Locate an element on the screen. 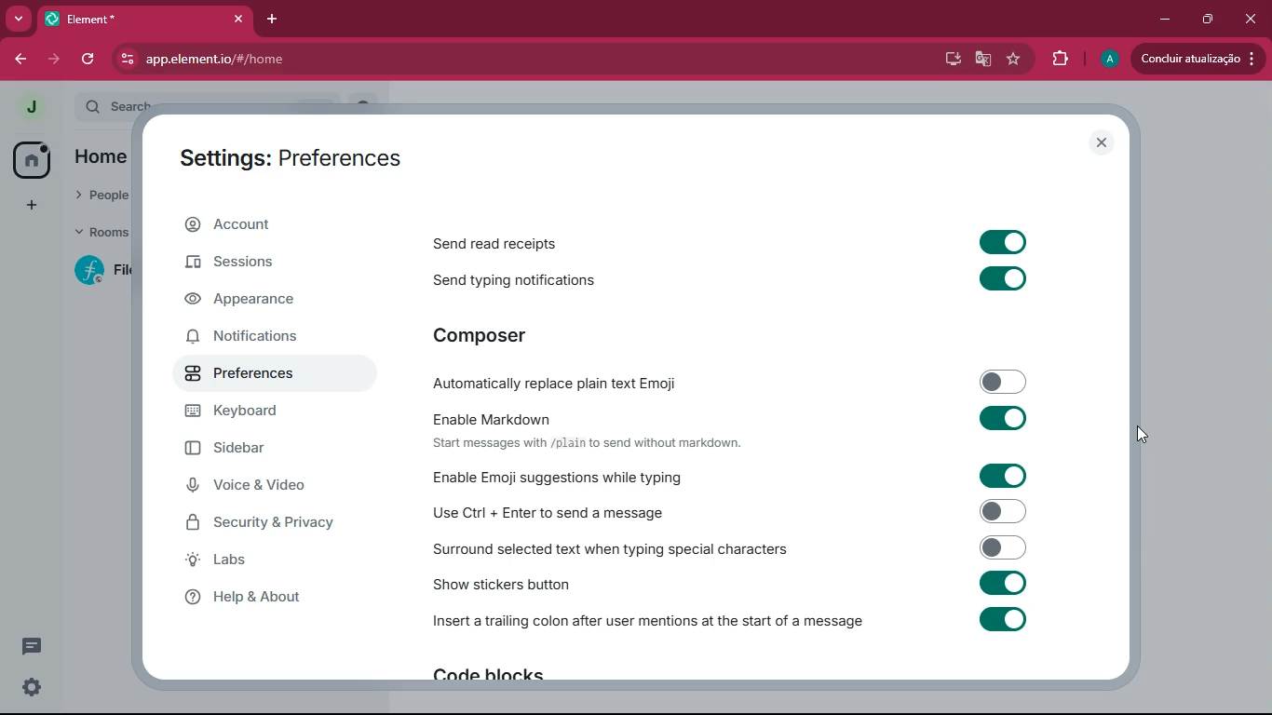 The image size is (1272, 715). sessions is located at coordinates (264, 264).